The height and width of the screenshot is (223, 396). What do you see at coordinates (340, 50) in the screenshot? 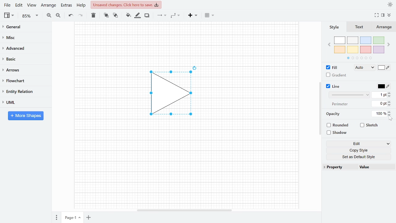
I see `orange` at bounding box center [340, 50].